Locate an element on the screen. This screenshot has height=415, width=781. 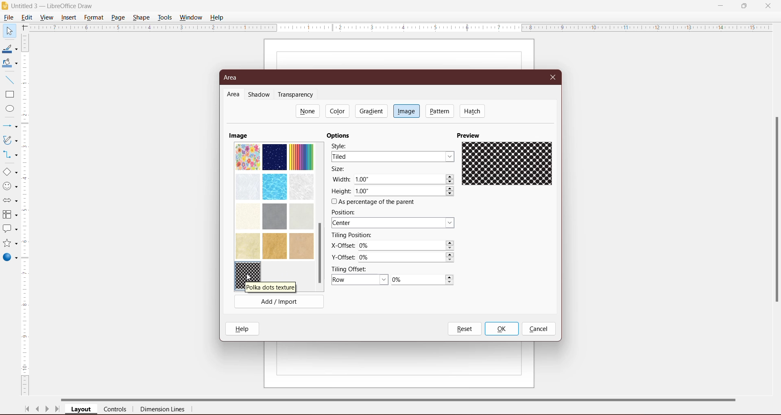
Edit is located at coordinates (28, 17).